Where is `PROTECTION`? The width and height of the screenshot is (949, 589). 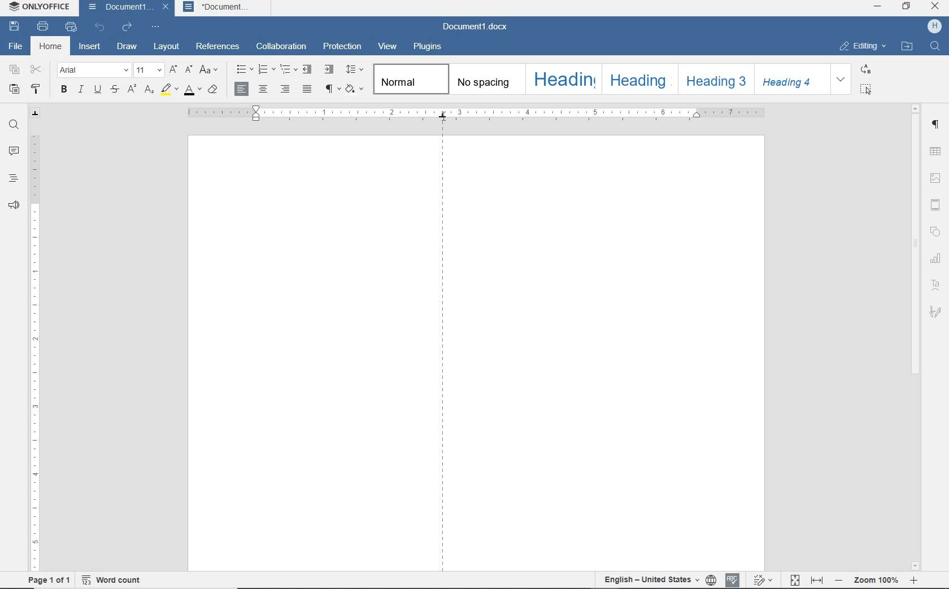
PROTECTION is located at coordinates (342, 46).